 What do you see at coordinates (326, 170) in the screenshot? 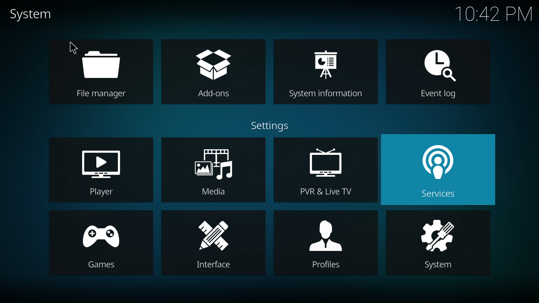
I see `pvr & live tv` at bounding box center [326, 170].